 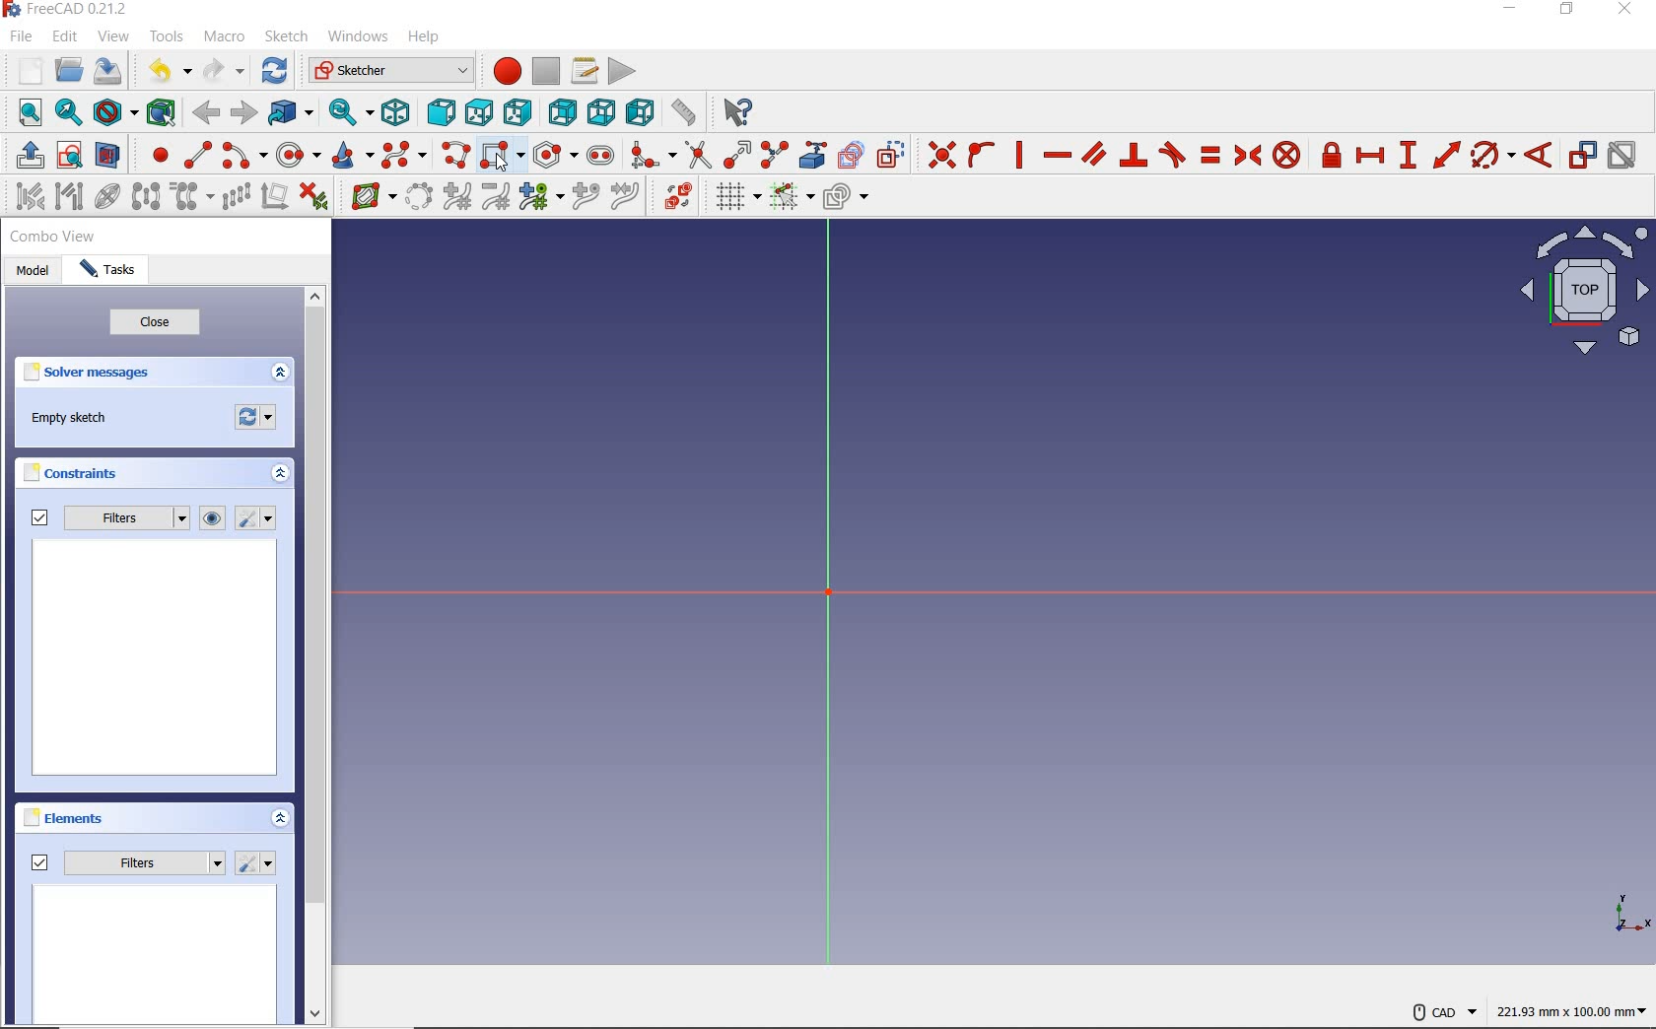 What do you see at coordinates (280, 373) in the screenshot?
I see `expand` at bounding box center [280, 373].